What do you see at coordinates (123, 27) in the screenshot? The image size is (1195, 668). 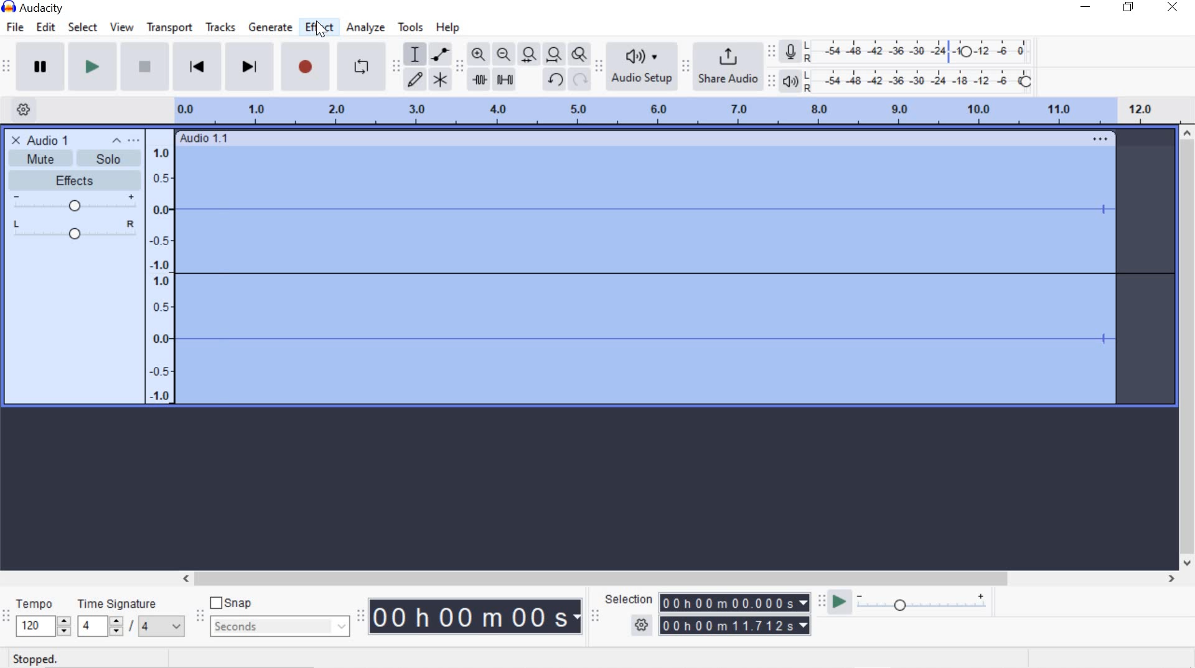 I see `view` at bounding box center [123, 27].